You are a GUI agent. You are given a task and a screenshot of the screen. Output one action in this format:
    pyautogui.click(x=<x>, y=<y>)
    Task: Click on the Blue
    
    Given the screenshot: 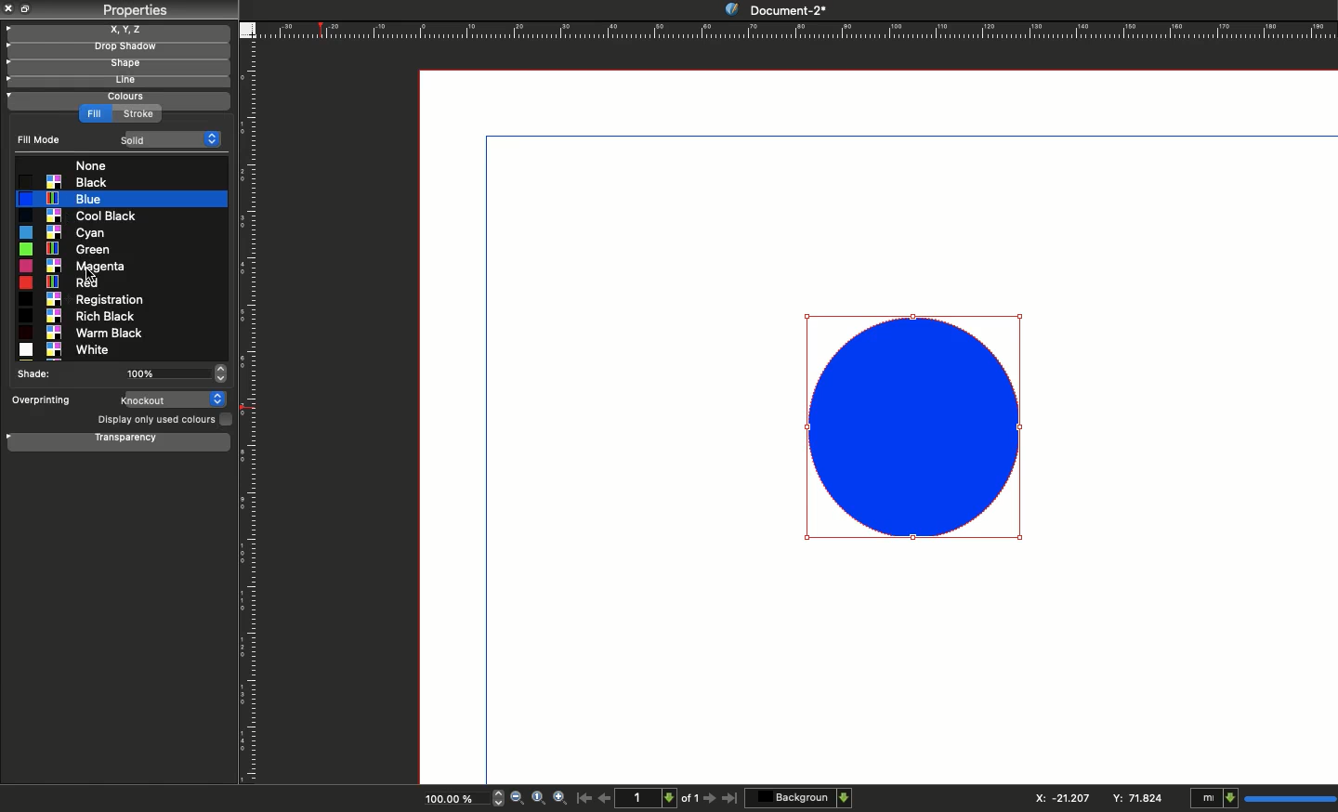 What is the action you would take?
    pyautogui.click(x=120, y=200)
    